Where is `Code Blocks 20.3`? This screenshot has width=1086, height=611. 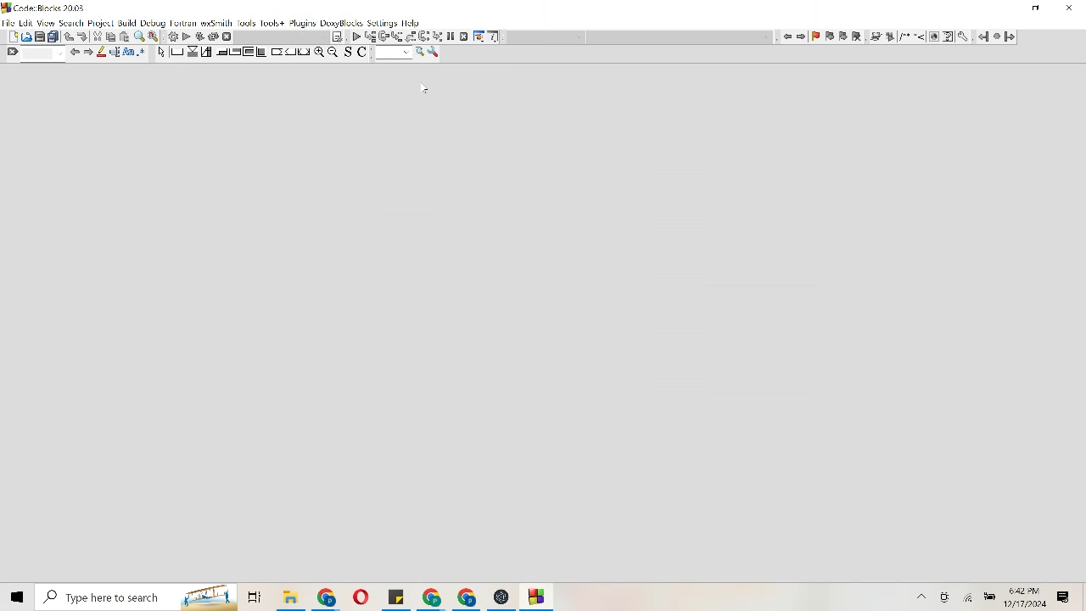 Code Blocks 20.3 is located at coordinates (42, 7).